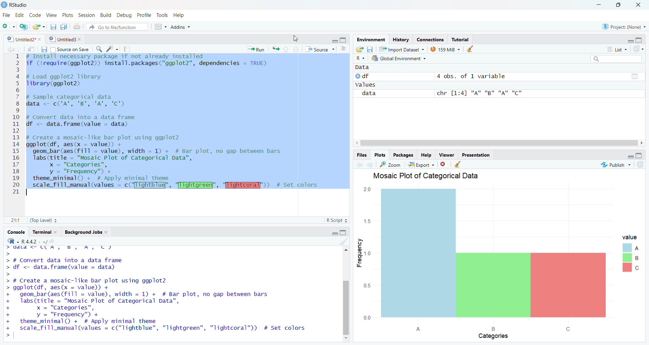 This screenshot has height=345, width=649. Describe the element at coordinates (358, 165) in the screenshot. I see `Previous` at that location.